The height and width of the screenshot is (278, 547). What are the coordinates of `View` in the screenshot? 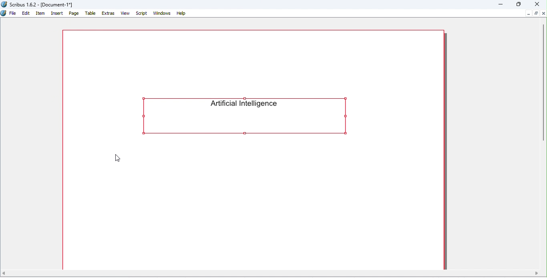 It's located at (126, 13).